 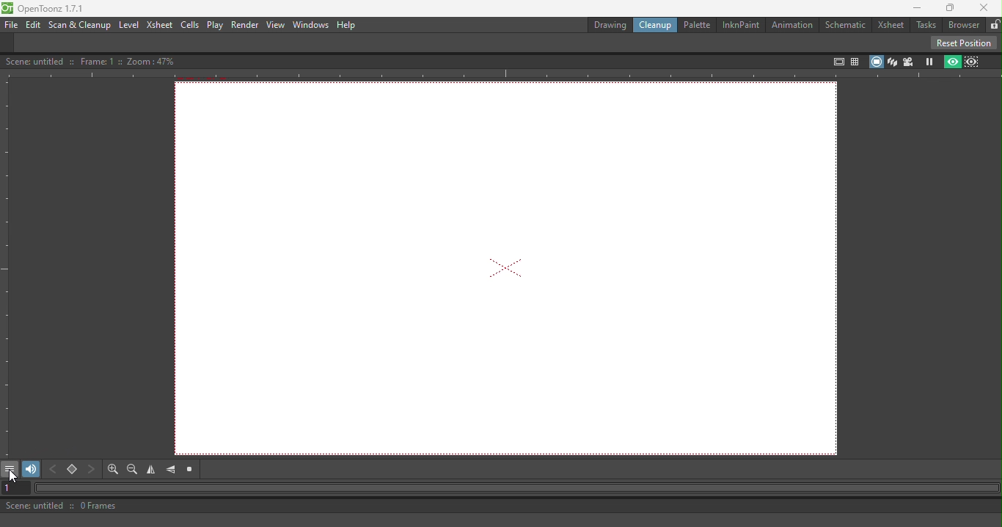 I want to click on cursor, so click(x=14, y=476).